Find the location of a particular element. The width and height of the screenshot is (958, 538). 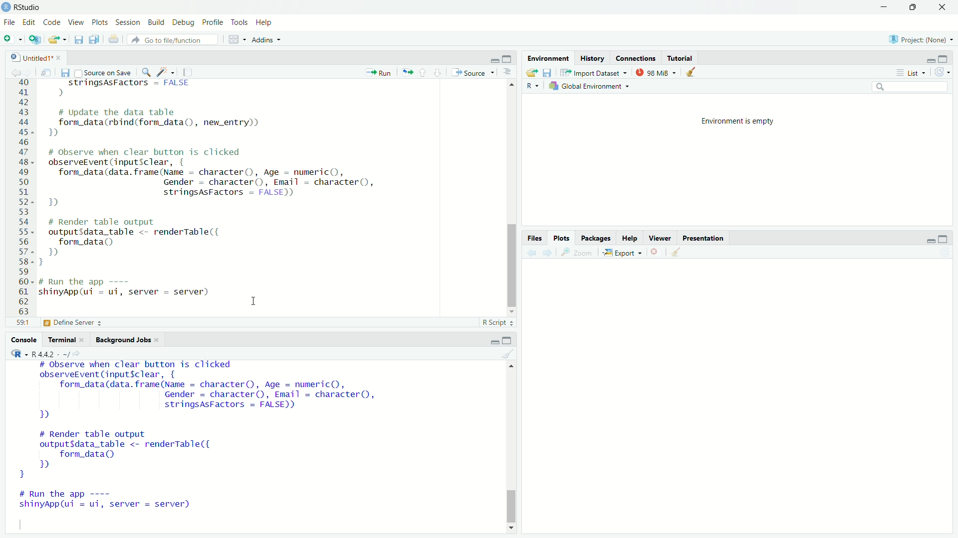

go back to previous source location is located at coordinates (11, 71).